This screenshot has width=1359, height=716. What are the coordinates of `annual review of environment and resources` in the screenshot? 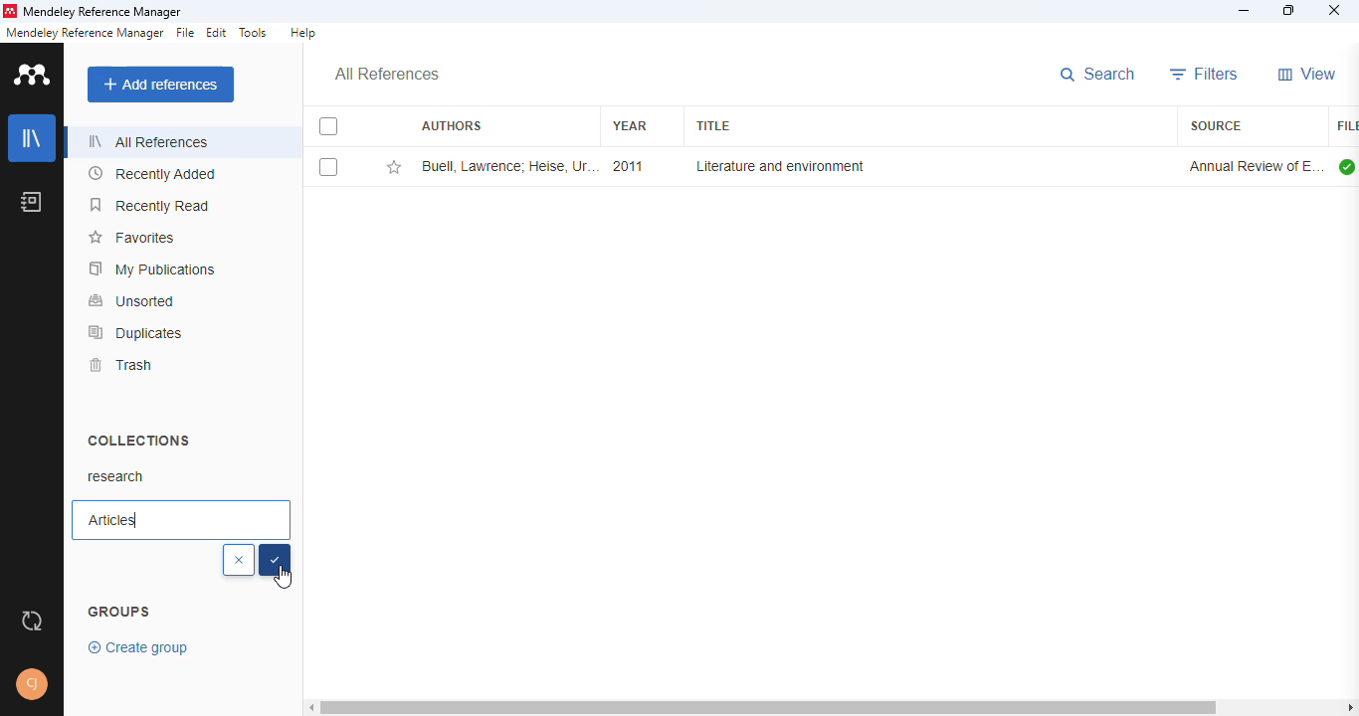 It's located at (1255, 166).